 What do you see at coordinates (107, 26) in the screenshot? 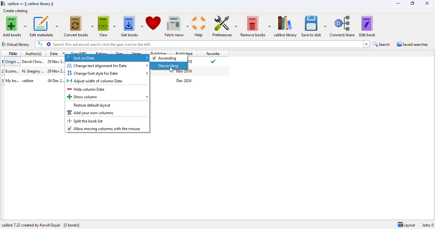
I see `view` at bounding box center [107, 26].